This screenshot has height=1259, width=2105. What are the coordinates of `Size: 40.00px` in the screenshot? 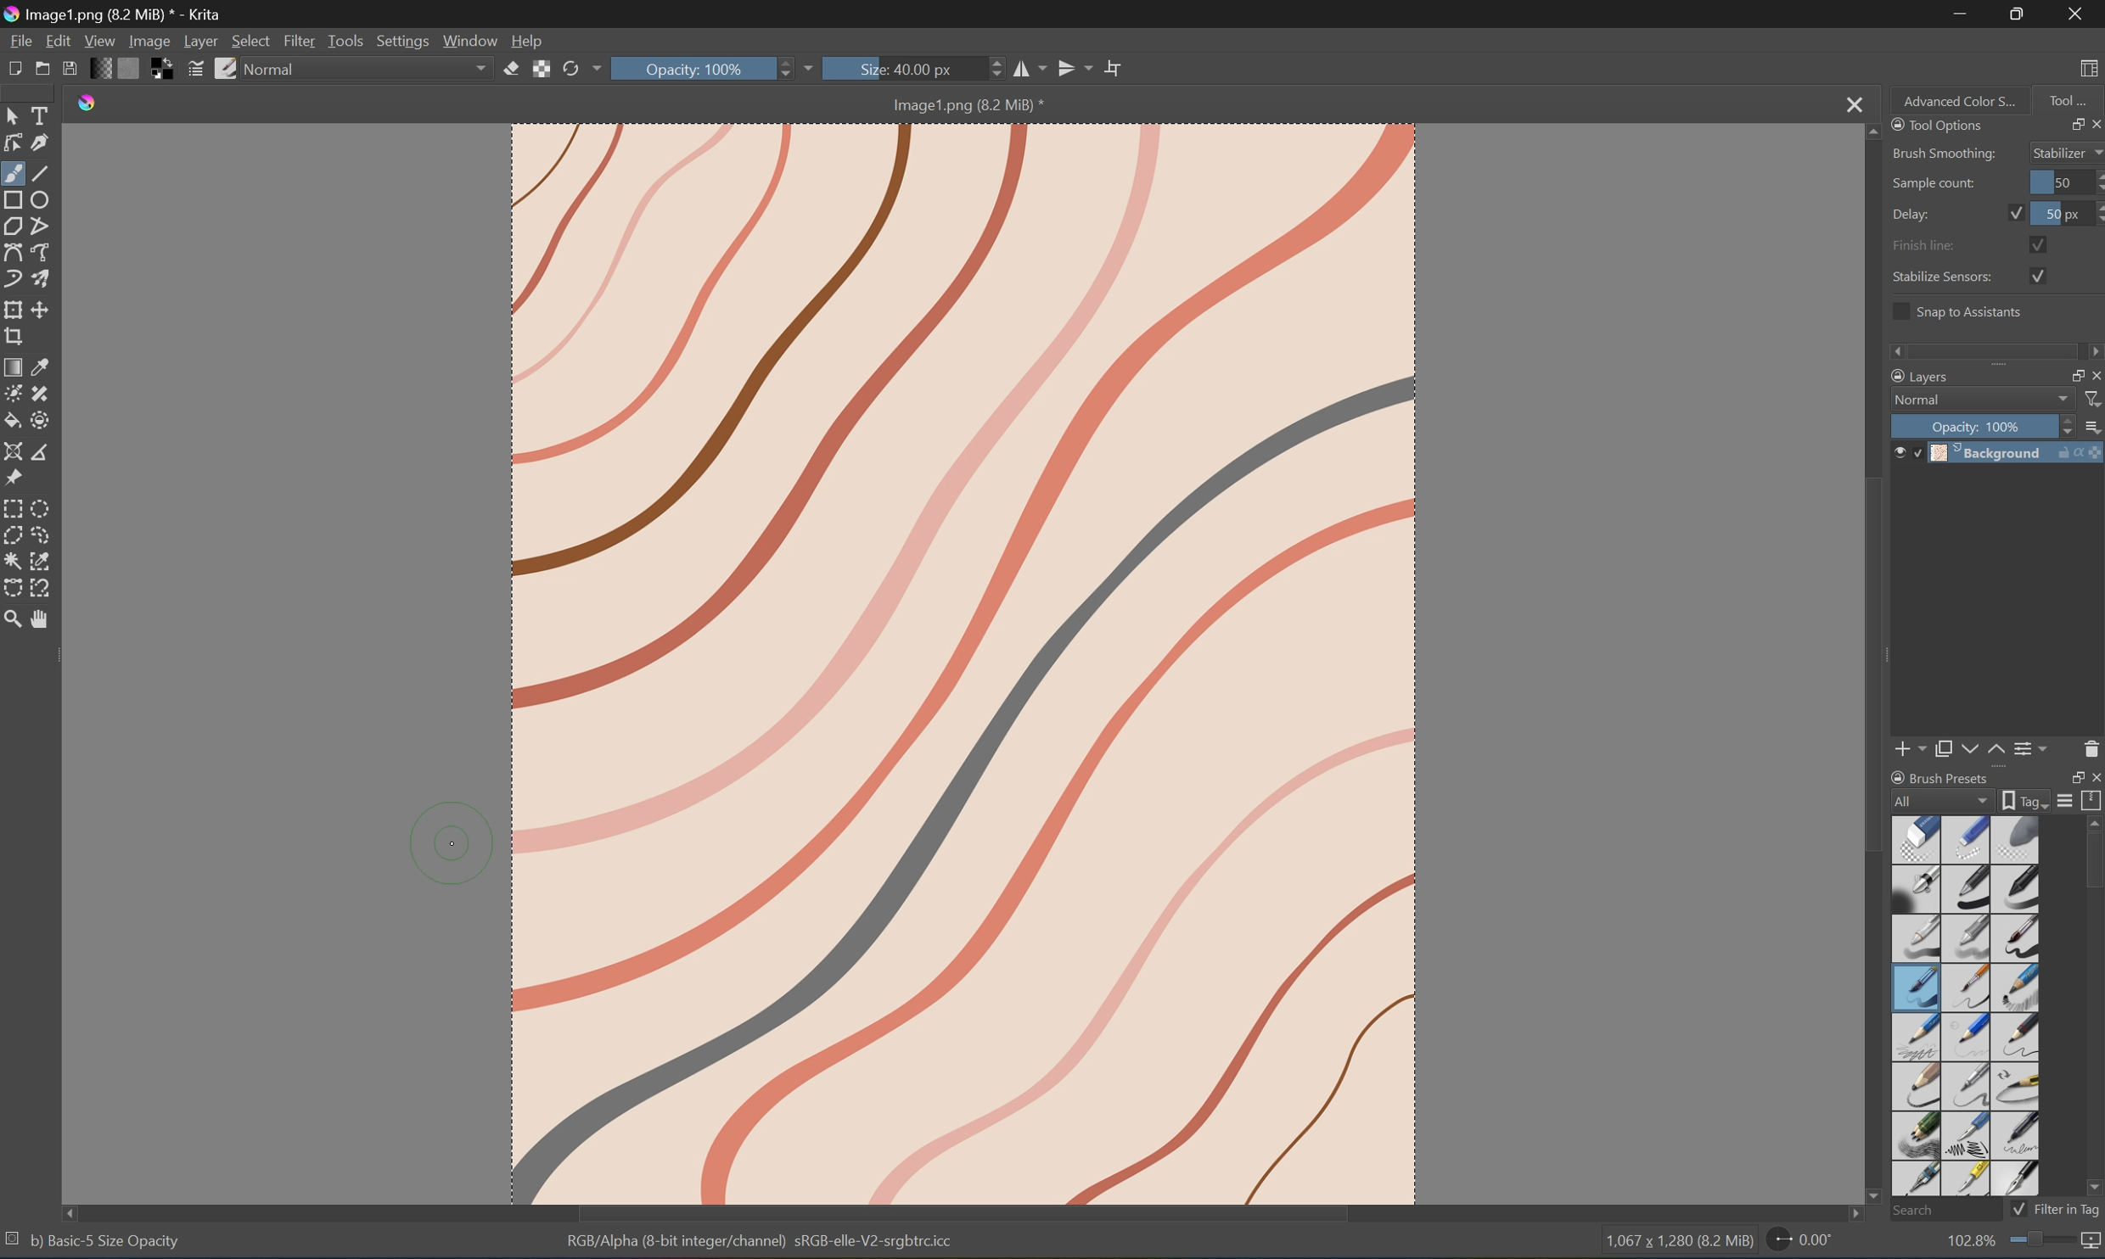 It's located at (902, 69).